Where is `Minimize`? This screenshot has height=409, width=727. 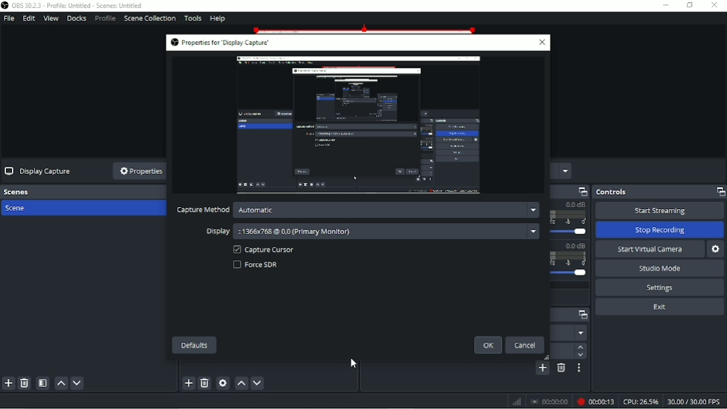 Minimize is located at coordinates (666, 5).